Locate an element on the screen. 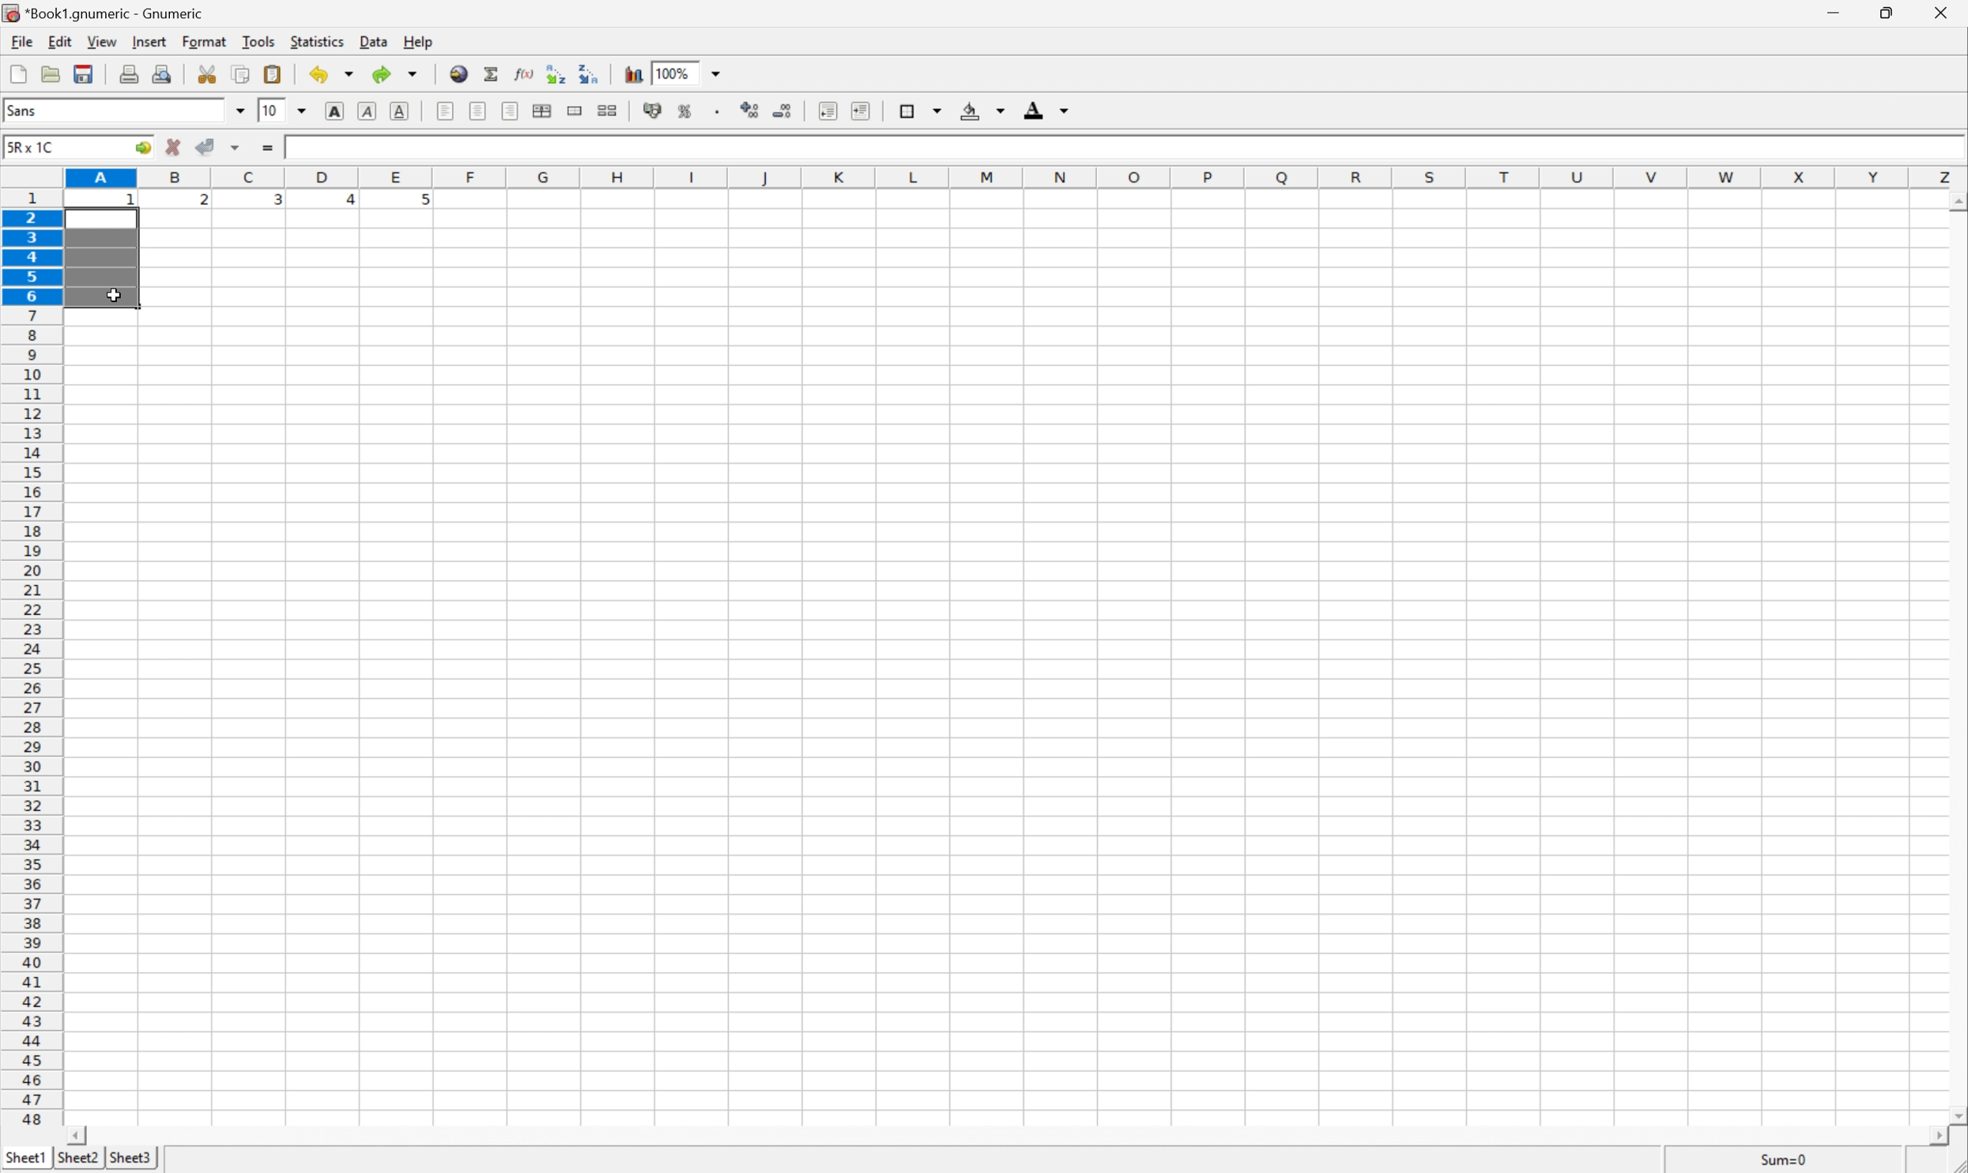 The image size is (1968, 1173). format selection as percentage is located at coordinates (685, 112).